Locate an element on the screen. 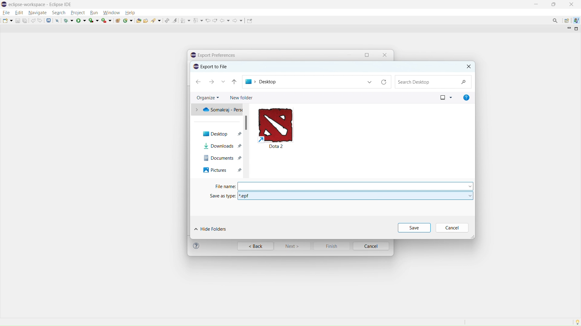 The image size is (581, 326). Back is located at coordinates (254, 246).